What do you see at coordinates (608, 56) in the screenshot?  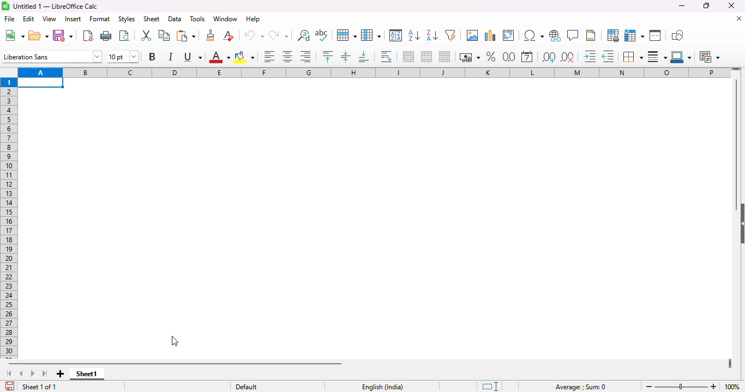 I see `decrease indent` at bounding box center [608, 56].